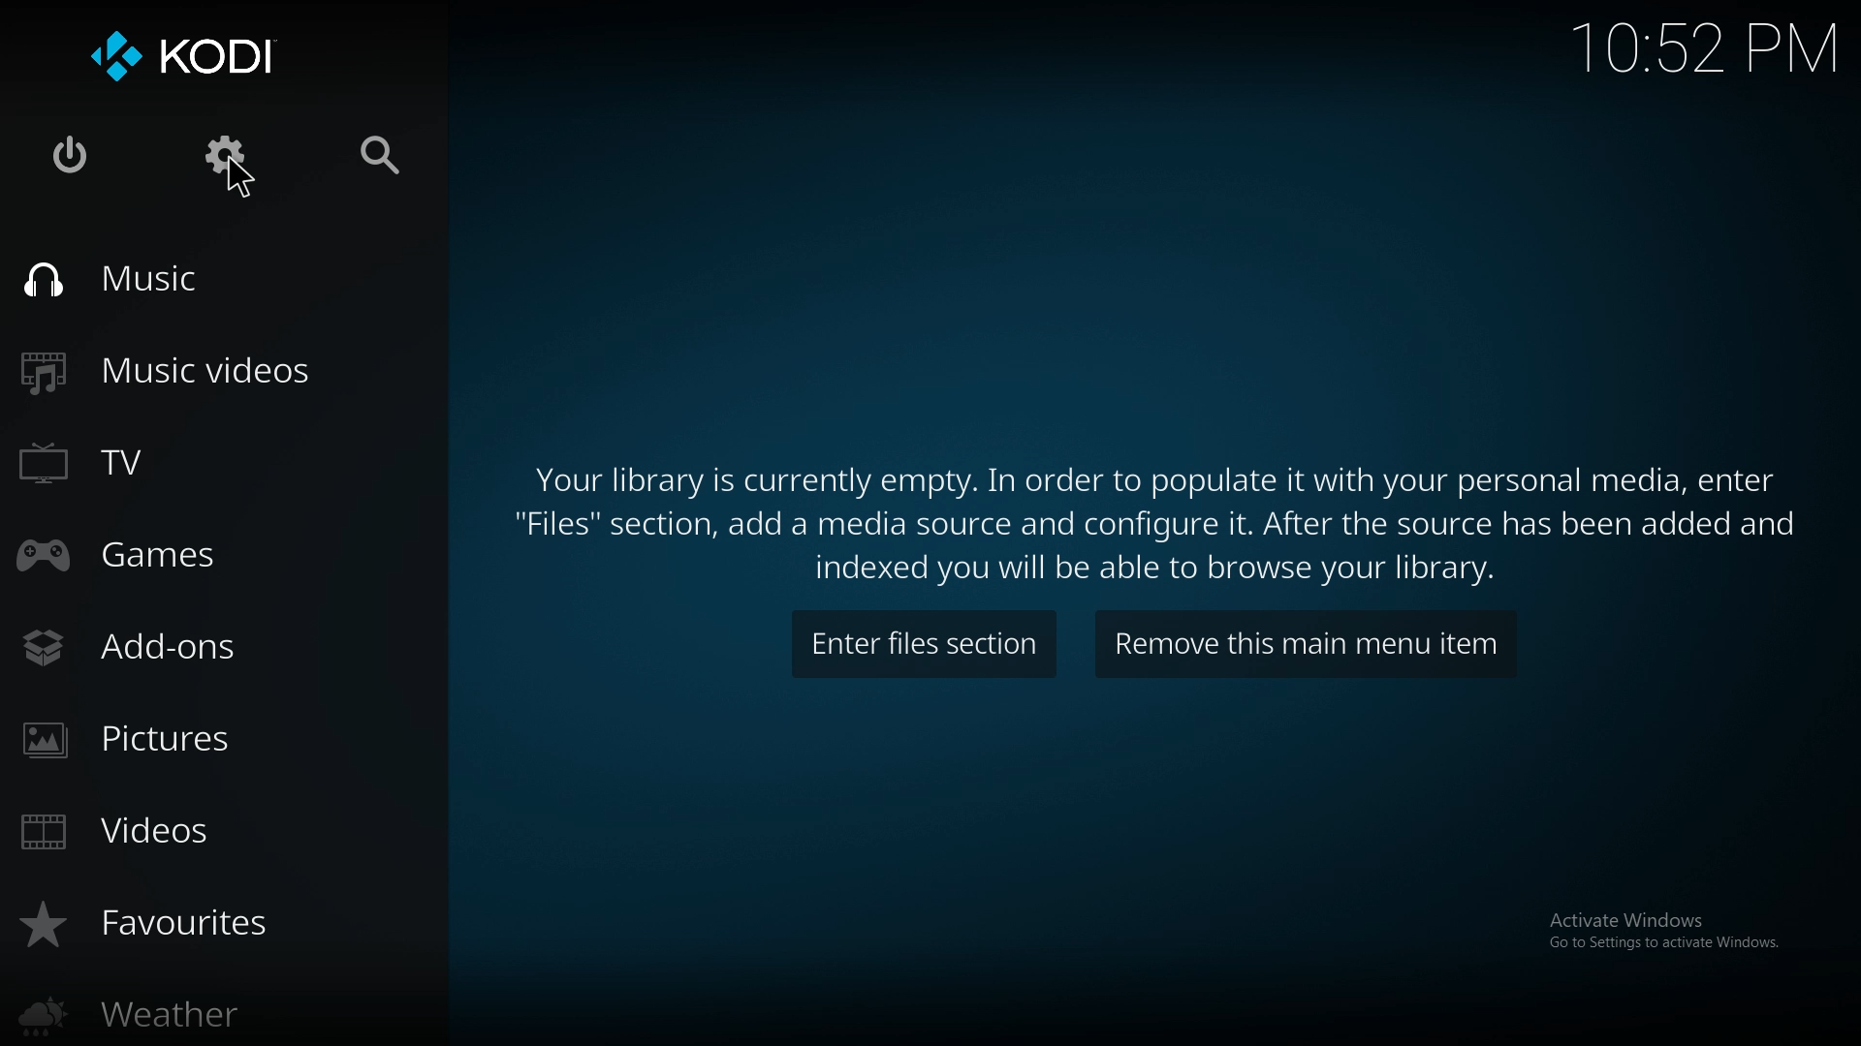 This screenshot has height=1046, width=1861. I want to click on remove item, so click(1306, 647).